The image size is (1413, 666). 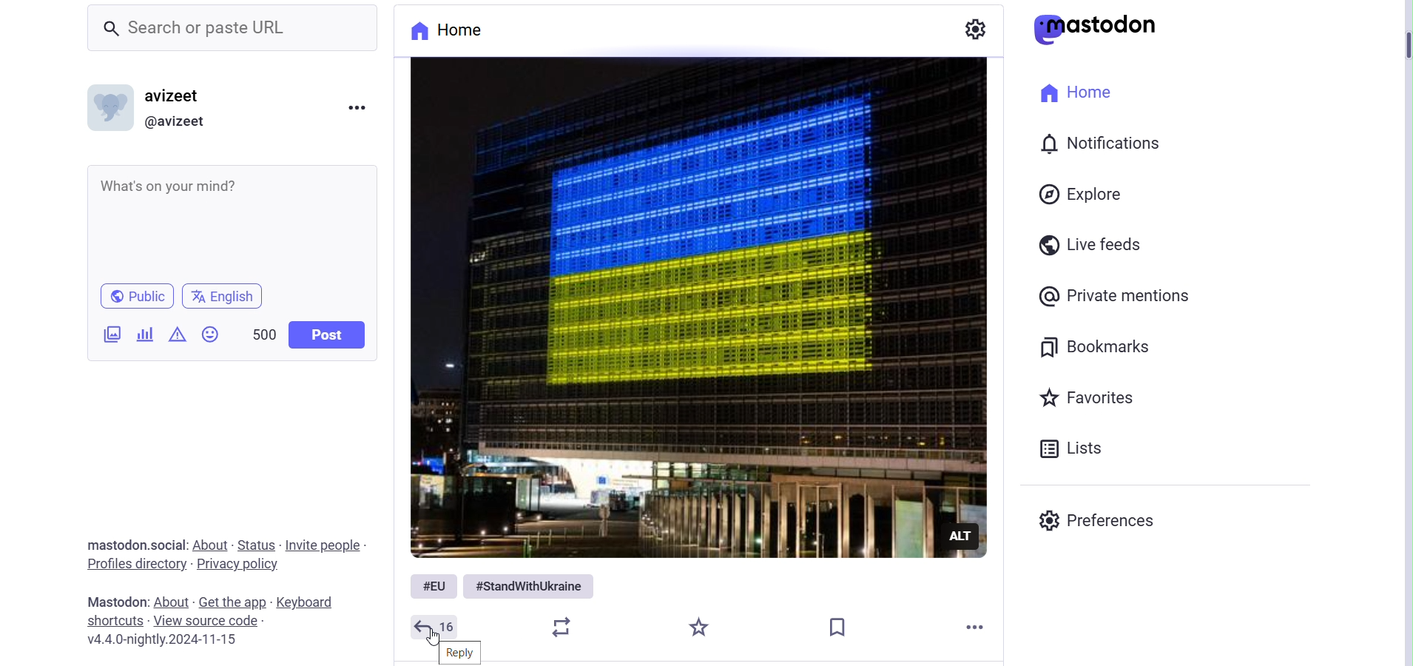 What do you see at coordinates (213, 620) in the screenshot?
I see `View Source Code` at bounding box center [213, 620].